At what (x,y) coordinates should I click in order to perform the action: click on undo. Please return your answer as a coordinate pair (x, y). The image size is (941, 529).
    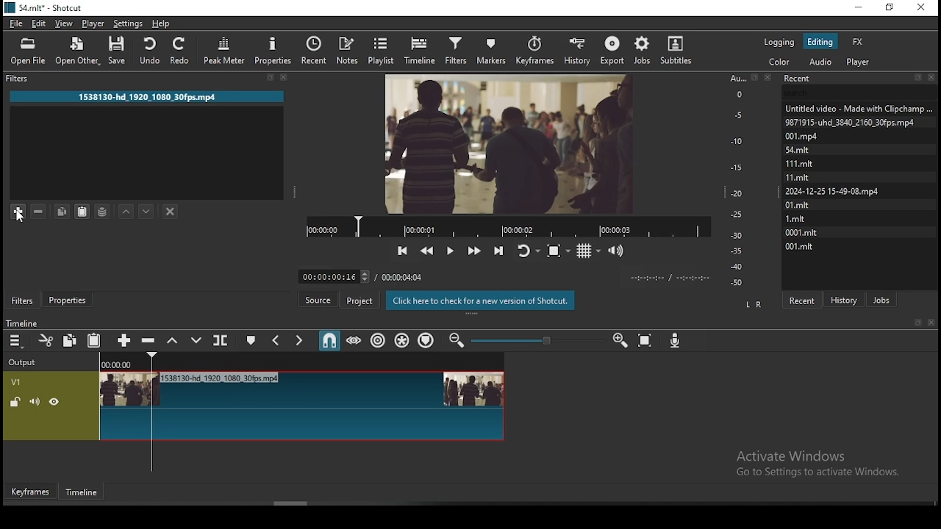
    Looking at the image, I should click on (151, 50).